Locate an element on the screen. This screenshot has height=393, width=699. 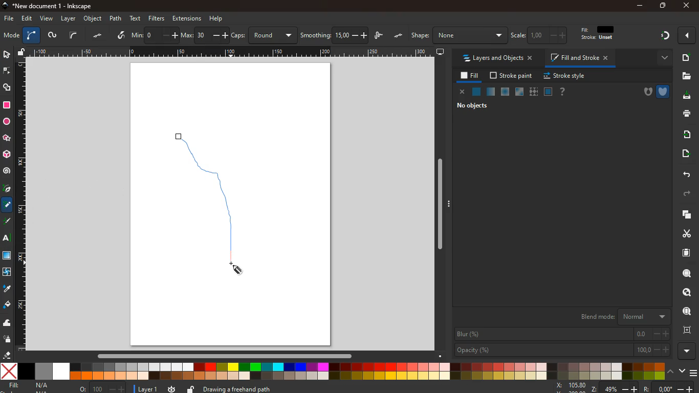
blur is located at coordinates (562, 334).